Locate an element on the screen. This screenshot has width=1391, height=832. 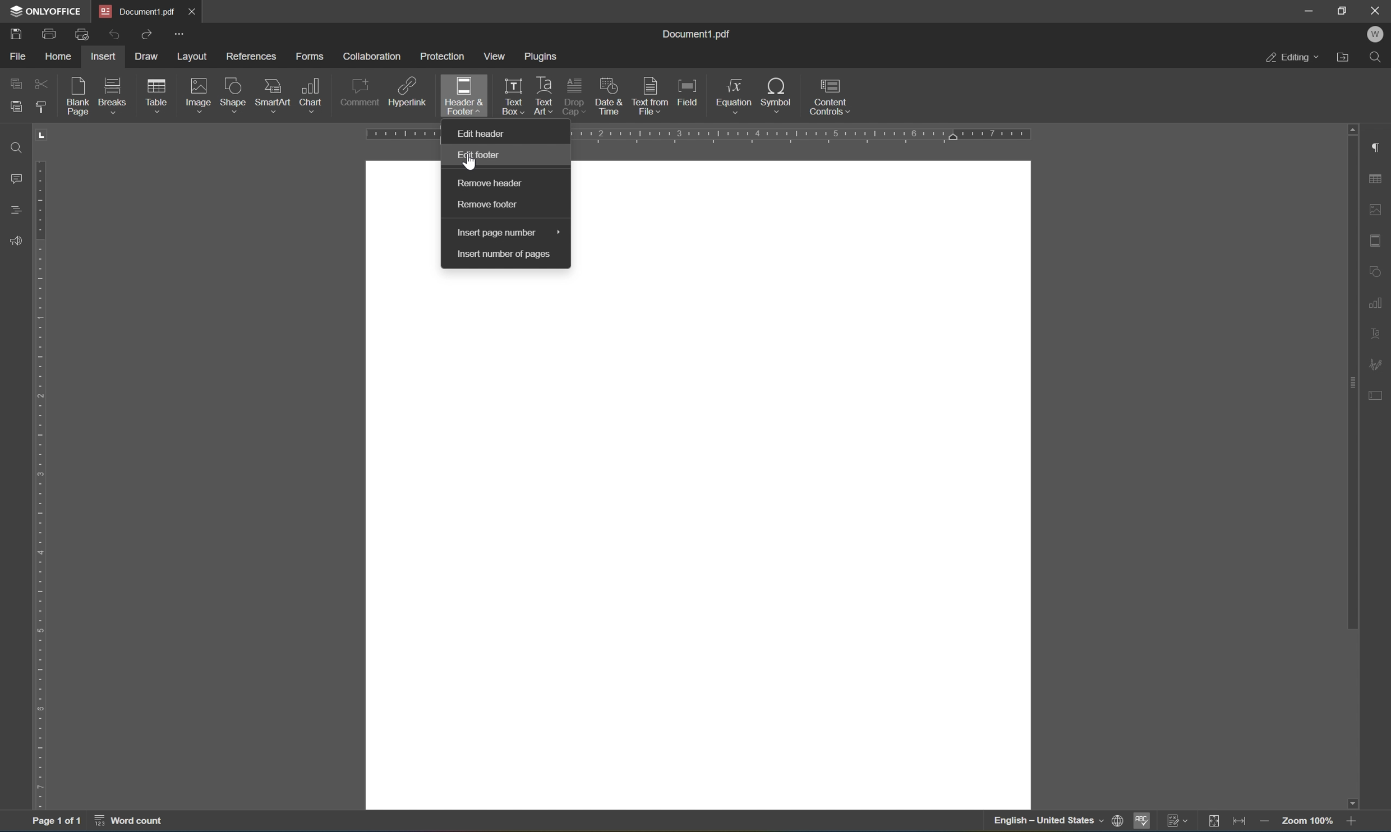
image settings is located at coordinates (1376, 207).